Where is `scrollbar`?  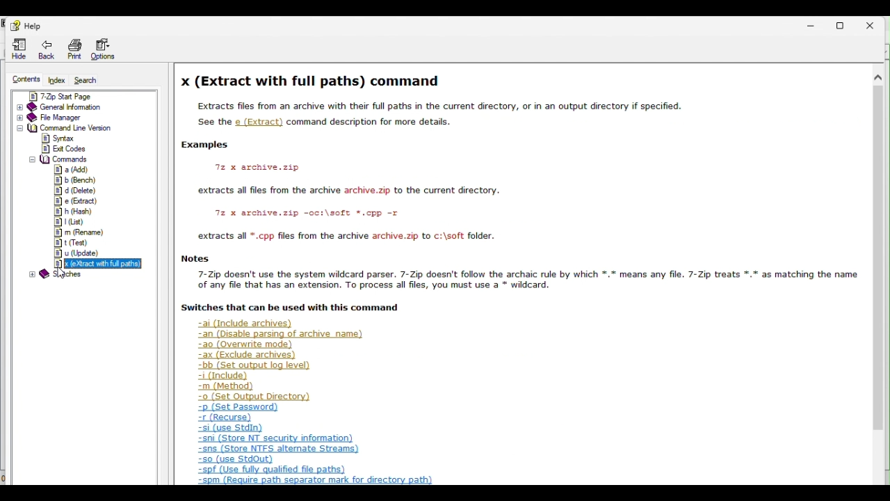
scrollbar is located at coordinates (880, 262).